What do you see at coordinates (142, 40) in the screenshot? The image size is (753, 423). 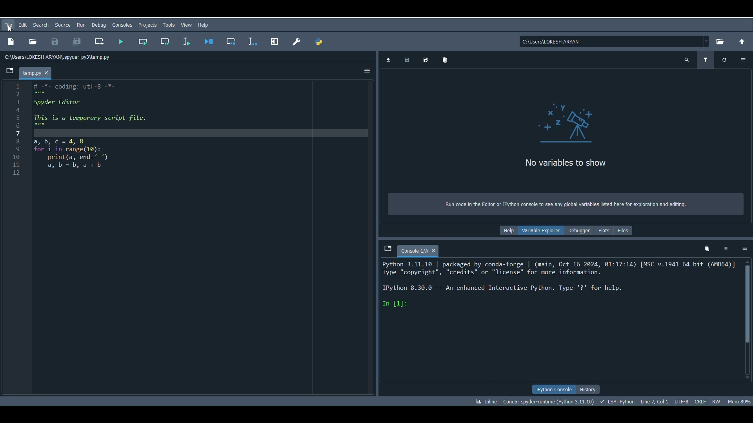 I see `Run current cell (Ctrl + Return)` at bounding box center [142, 40].